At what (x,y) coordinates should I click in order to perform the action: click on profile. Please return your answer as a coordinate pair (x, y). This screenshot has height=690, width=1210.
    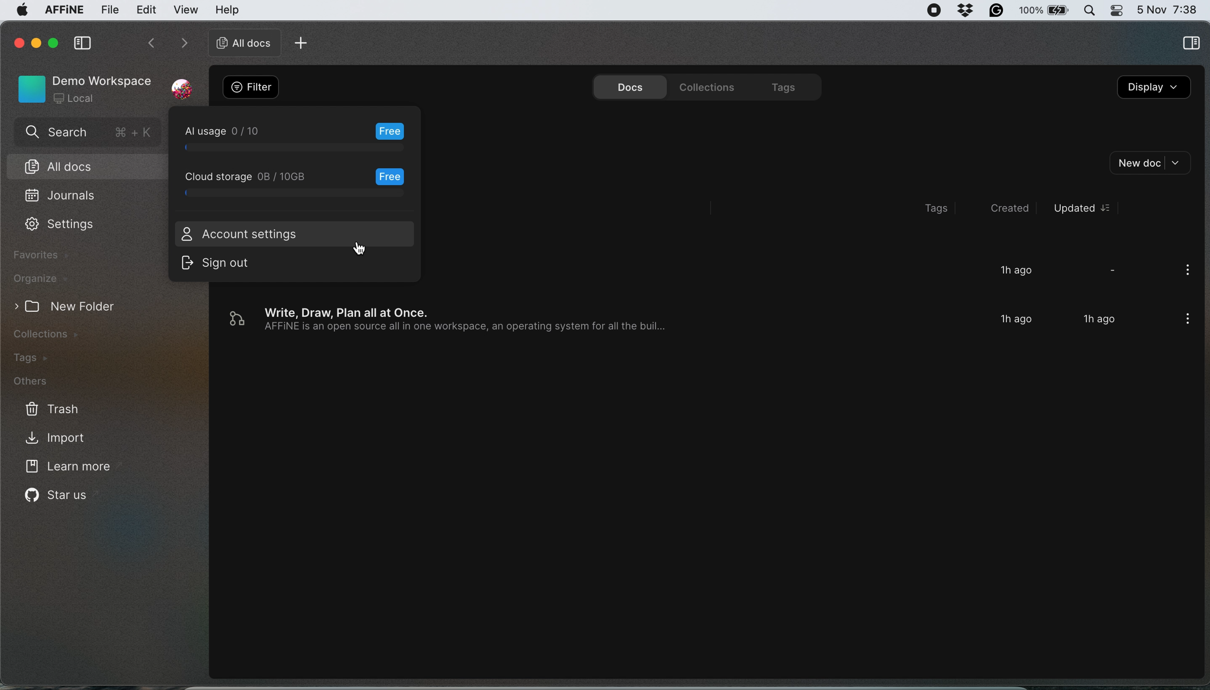
    Looking at the image, I should click on (182, 83).